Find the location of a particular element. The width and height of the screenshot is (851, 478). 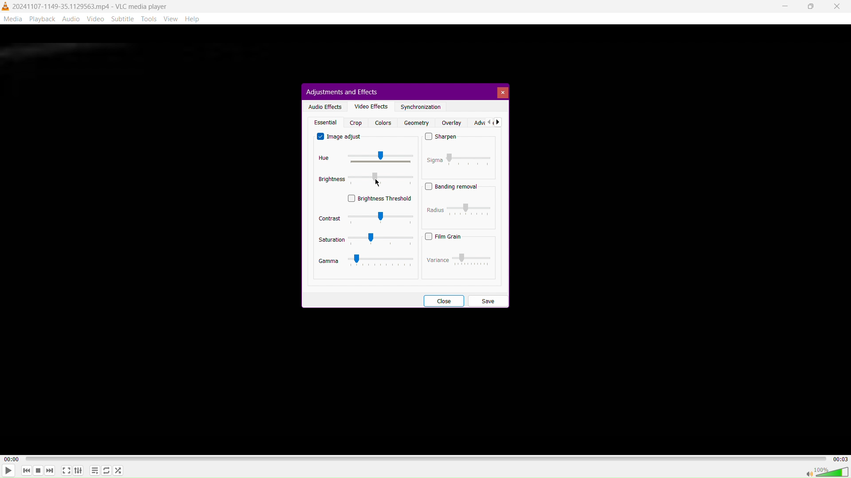

Close is located at coordinates (502, 92).